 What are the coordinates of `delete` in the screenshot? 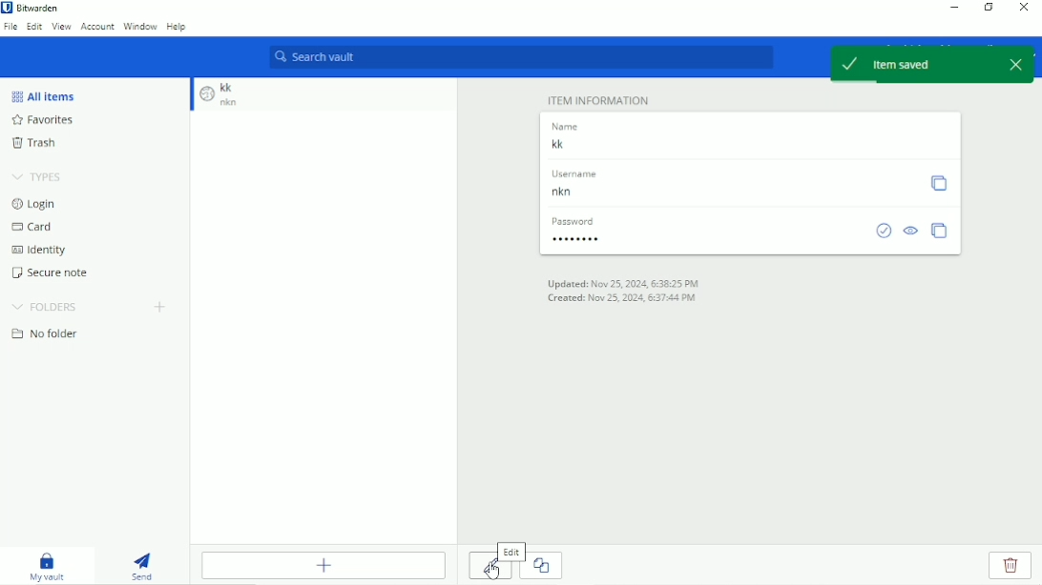 It's located at (1010, 565).